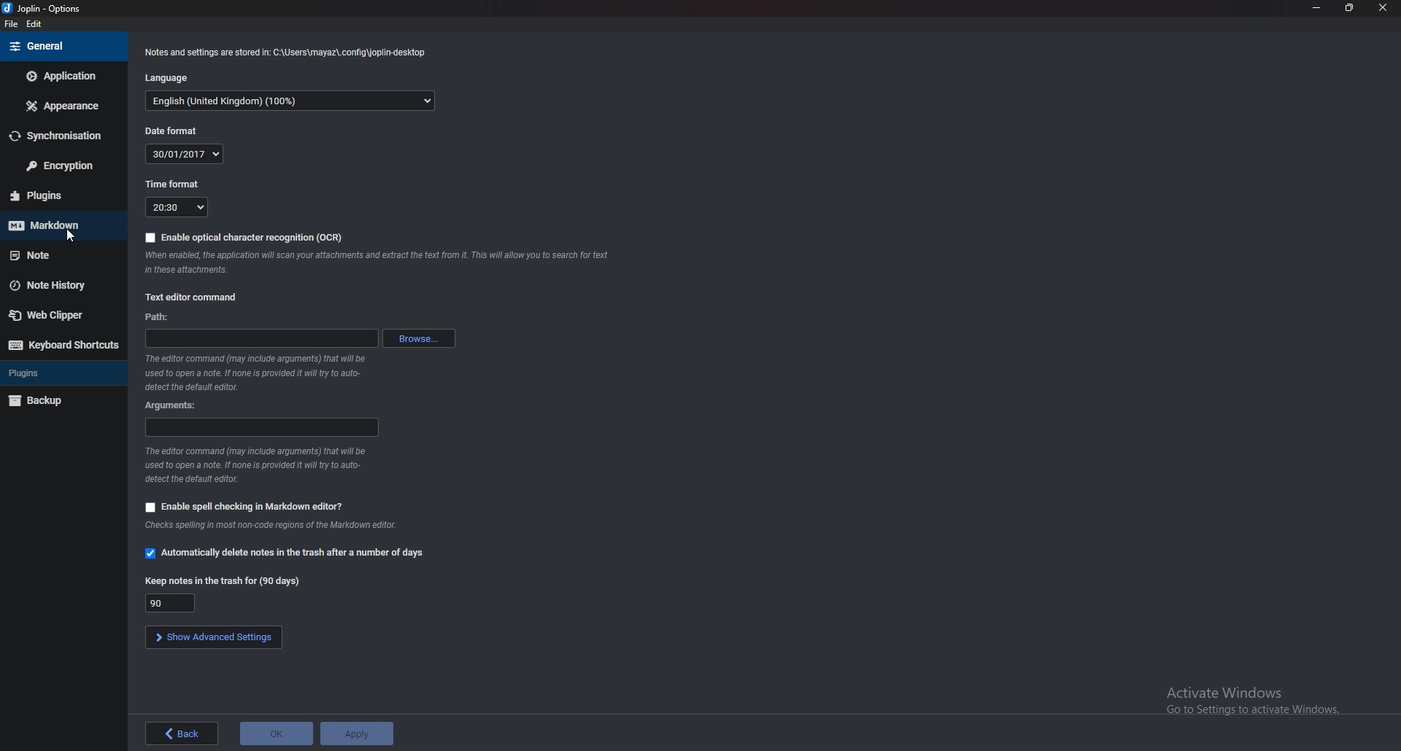 The height and width of the screenshot is (751, 1401). What do you see at coordinates (35, 25) in the screenshot?
I see `edit` at bounding box center [35, 25].